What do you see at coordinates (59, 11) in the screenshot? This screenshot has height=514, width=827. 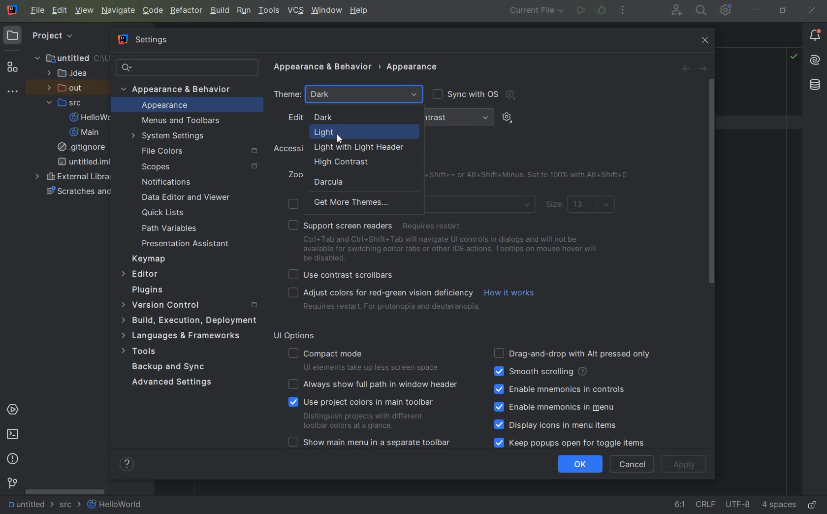 I see `Edit` at bounding box center [59, 11].